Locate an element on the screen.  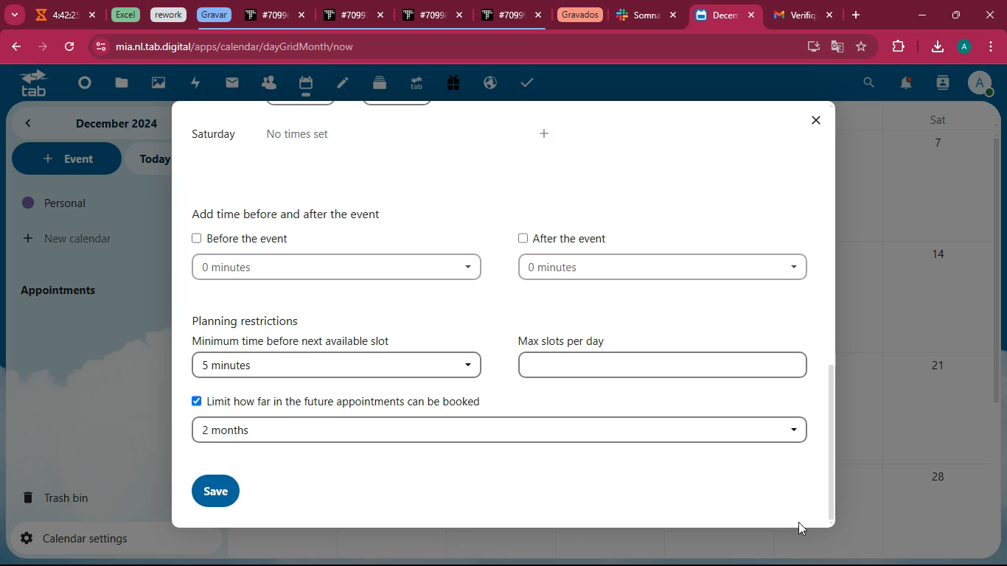
aturday is located at coordinates (213, 135).